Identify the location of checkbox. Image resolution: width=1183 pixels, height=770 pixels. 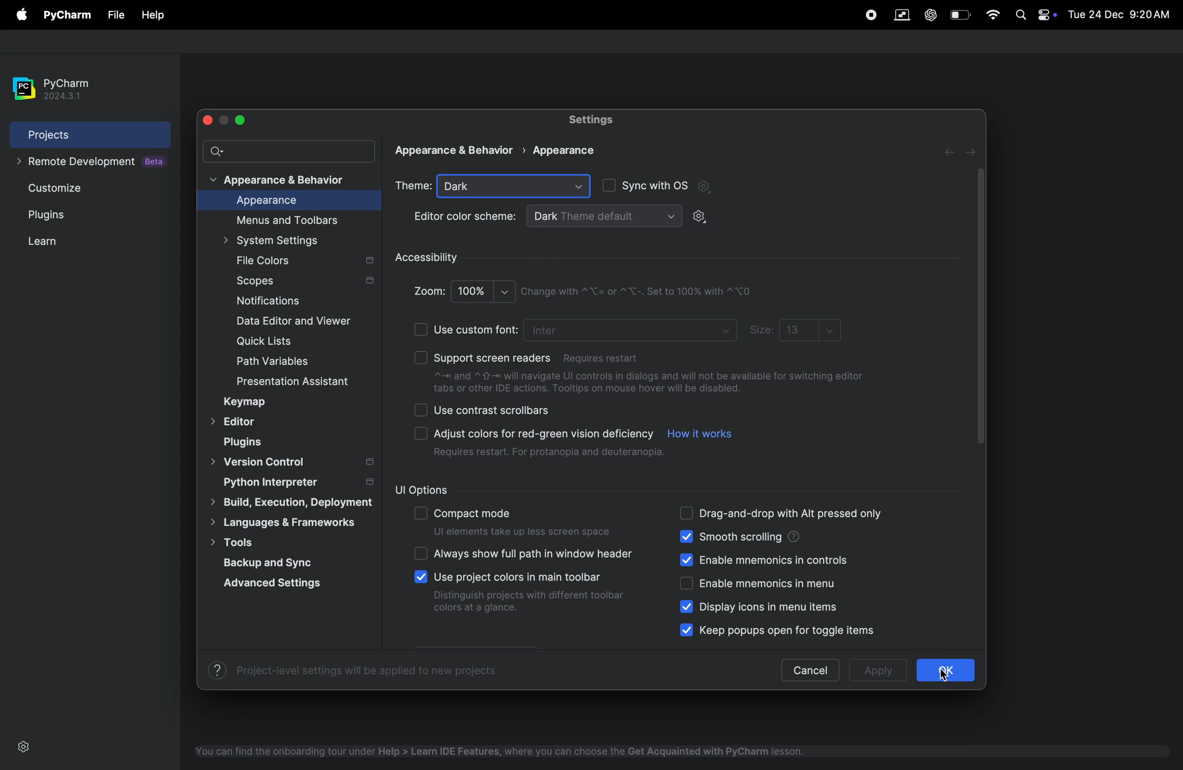
(687, 536).